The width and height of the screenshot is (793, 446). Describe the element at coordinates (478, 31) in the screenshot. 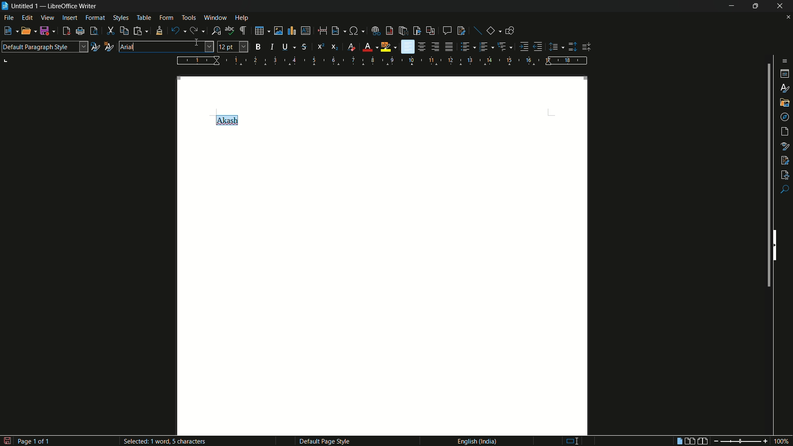

I see `insert line` at that location.